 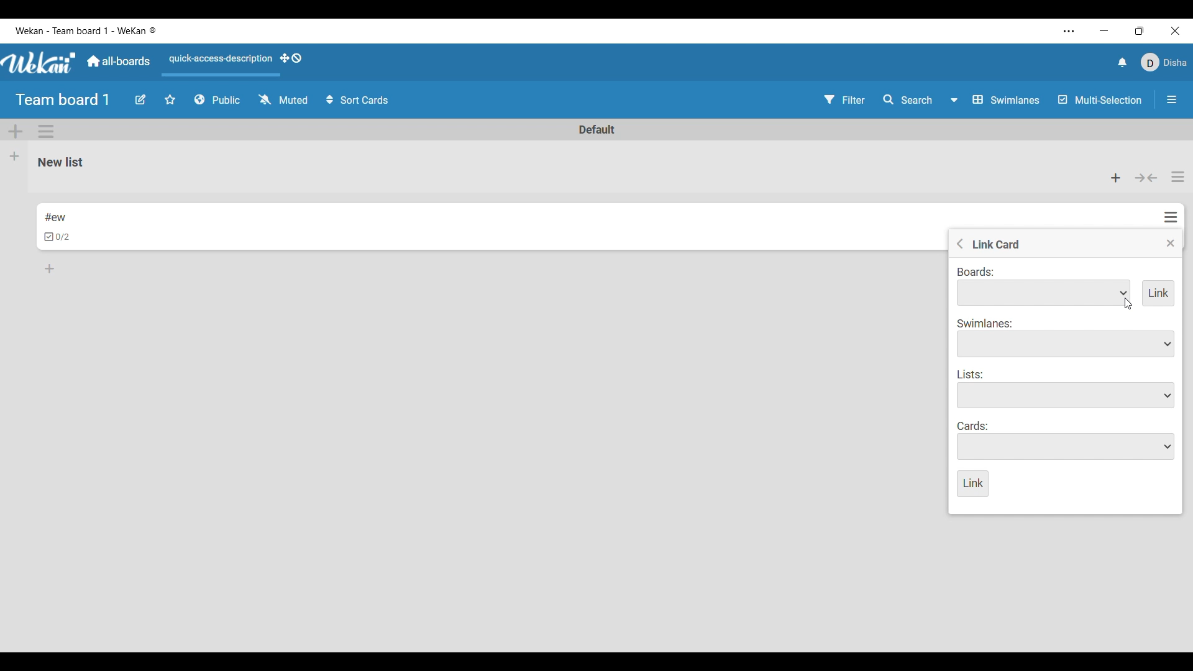 What do you see at coordinates (1172, 100) in the screenshot?
I see `Close/Open sidebar` at bounding box center [1172, 100].